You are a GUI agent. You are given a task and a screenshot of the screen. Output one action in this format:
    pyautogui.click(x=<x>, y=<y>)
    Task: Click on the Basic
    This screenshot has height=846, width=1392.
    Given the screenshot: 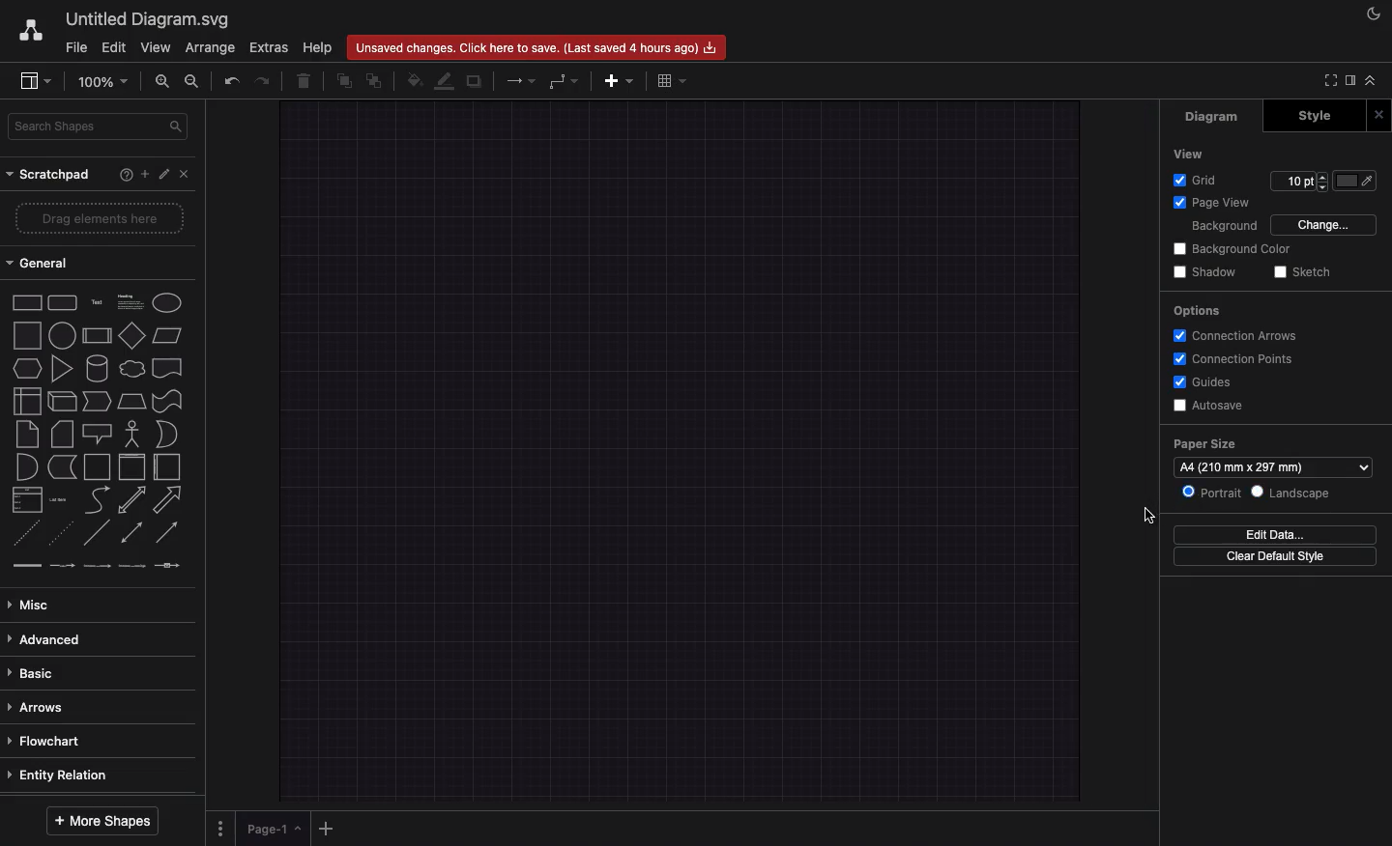 What is the action you would take?
    pyautogui.click(x=31, y=674)
    